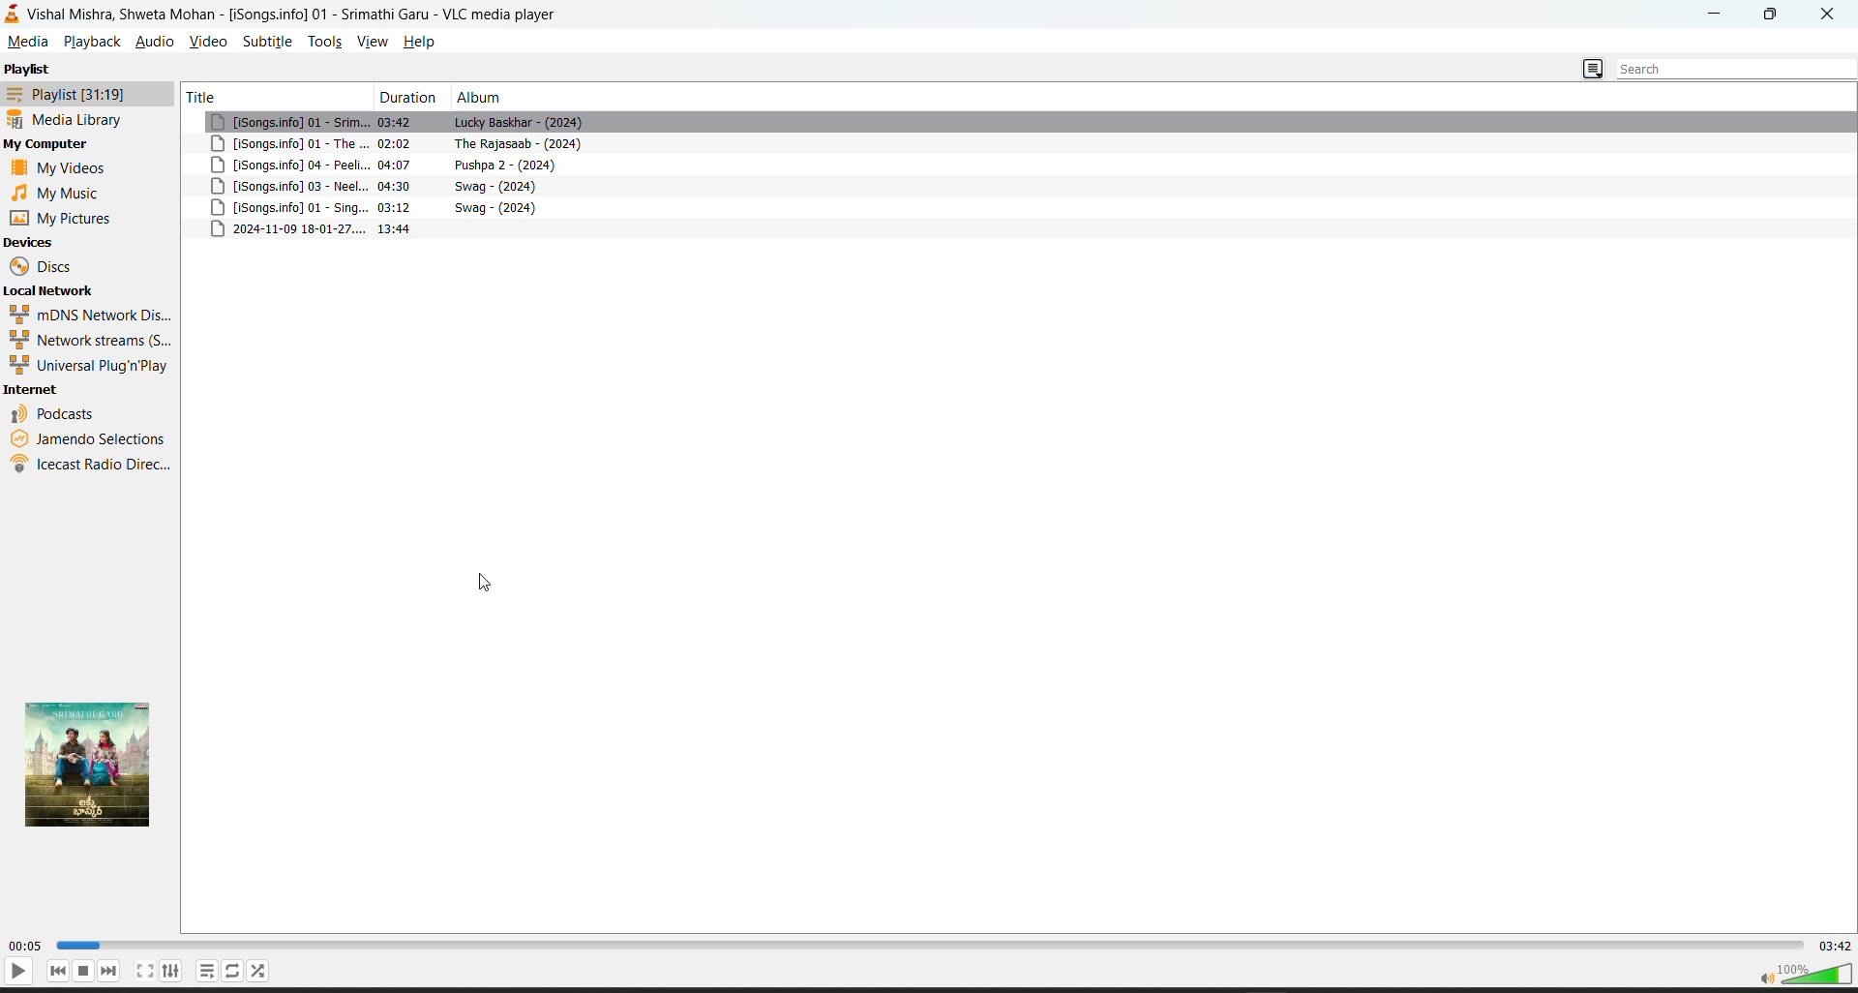 This screenshot has height=993, width=1858. Describe the element at coordinates (86, 315) in the screenshot. I see `mdns network` at that location.